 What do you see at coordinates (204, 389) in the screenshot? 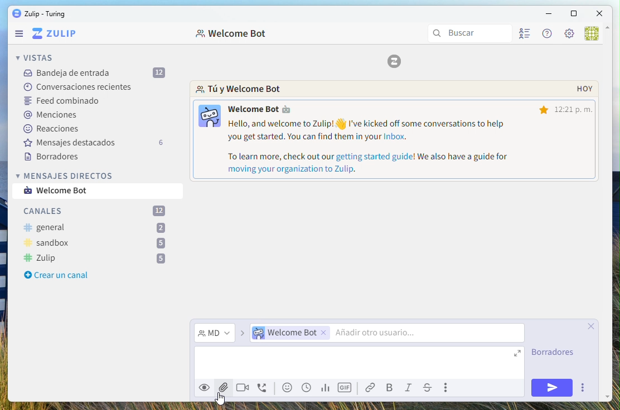
I see `view` at bounding box center [204, 389].